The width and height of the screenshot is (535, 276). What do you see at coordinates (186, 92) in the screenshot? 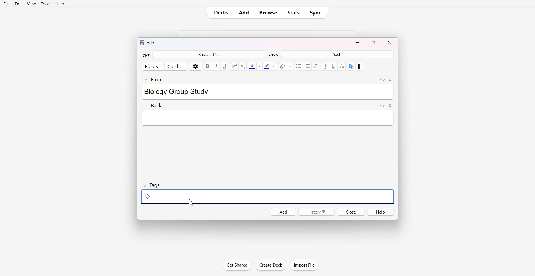
I see `Text - biology group study` at bounding box center [186, 92].